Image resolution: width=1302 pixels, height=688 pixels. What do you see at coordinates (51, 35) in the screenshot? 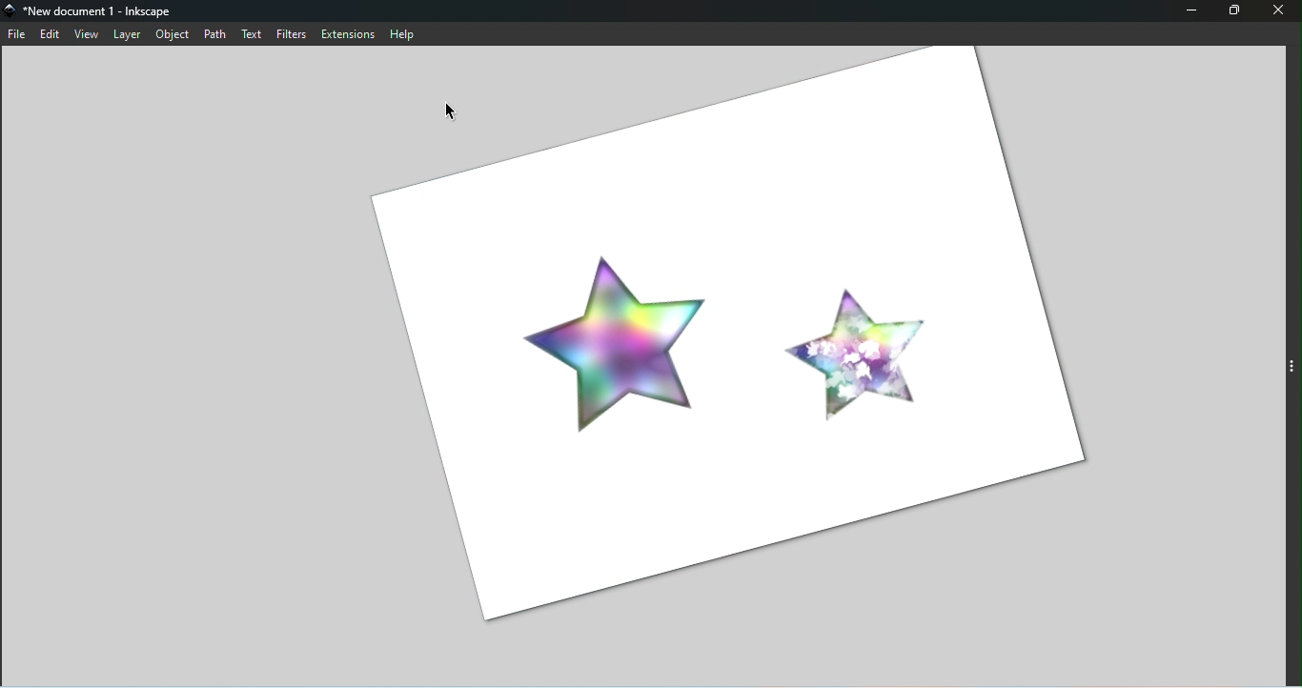
I see `Edit` at bounding box center [51, 35].